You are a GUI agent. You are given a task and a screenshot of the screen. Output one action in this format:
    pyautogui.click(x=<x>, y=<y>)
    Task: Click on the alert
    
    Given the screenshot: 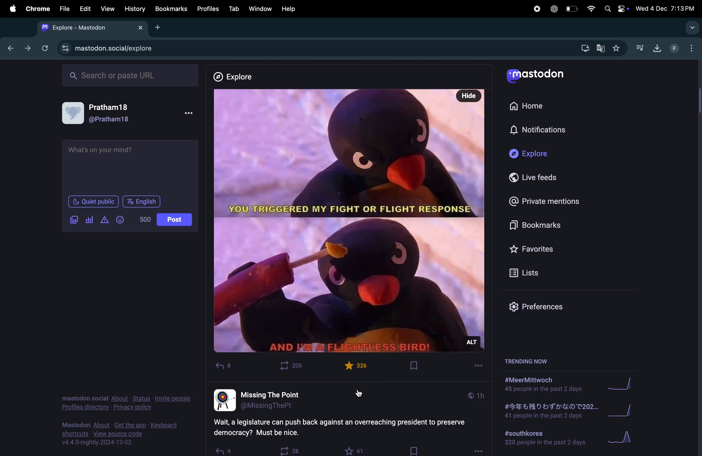 What is the action you would take?
    pyautogui.click(x=103, y=218)
    